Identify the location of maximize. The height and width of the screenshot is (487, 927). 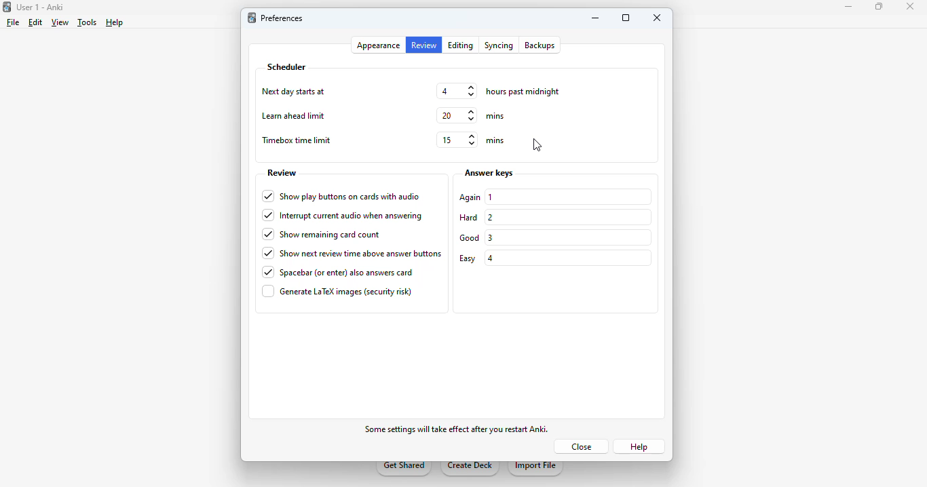
(626, 18).